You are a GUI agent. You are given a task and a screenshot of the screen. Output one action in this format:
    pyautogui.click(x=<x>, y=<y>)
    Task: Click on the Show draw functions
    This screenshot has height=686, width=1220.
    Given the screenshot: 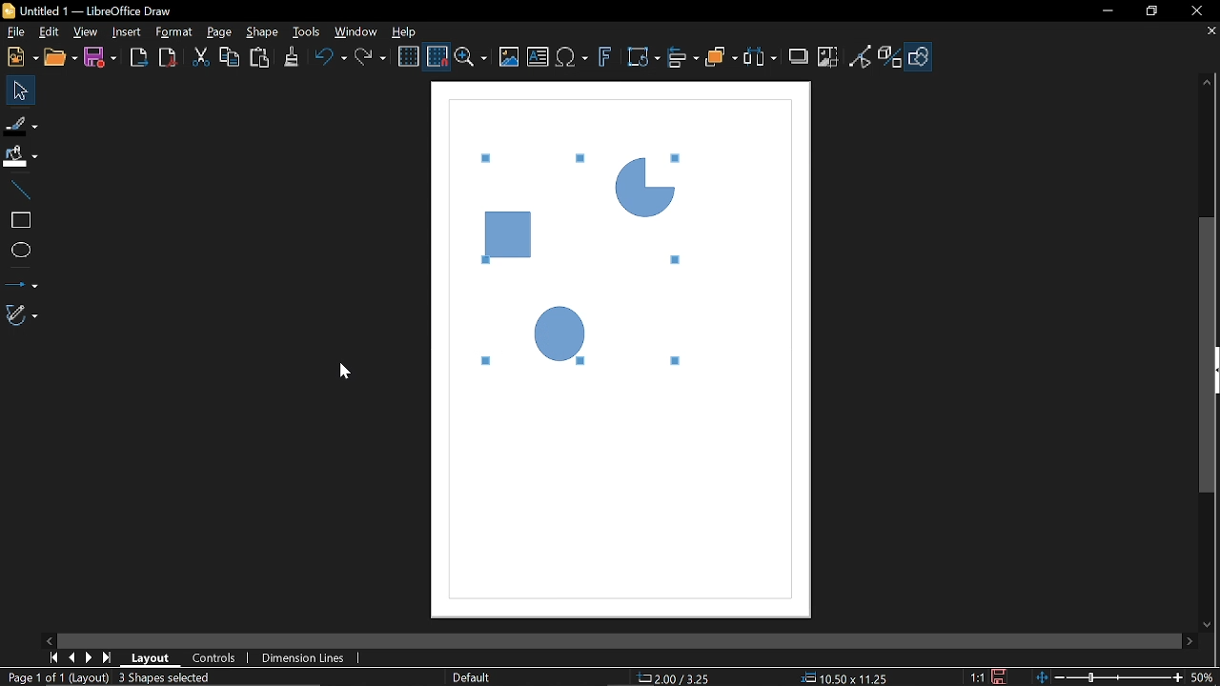 What is the action you would take?
    pyautogui.click(x=921, y=57)
    